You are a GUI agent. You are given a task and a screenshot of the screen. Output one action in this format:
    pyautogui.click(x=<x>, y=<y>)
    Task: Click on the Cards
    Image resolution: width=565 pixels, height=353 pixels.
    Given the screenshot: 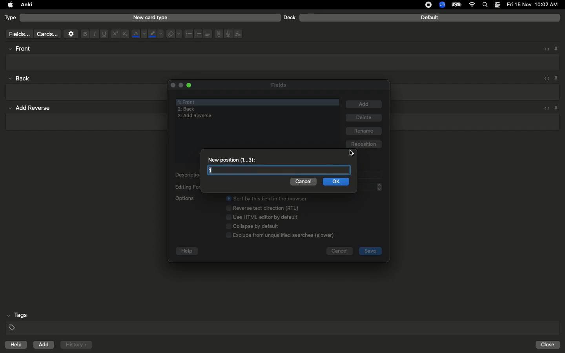 What is the action you would take?
    pyautogui.click(x=47, y=34)
    